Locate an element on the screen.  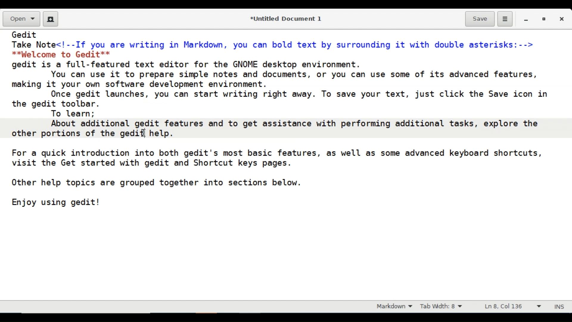
Line & Column Preference is located at coordinates (513, 308).